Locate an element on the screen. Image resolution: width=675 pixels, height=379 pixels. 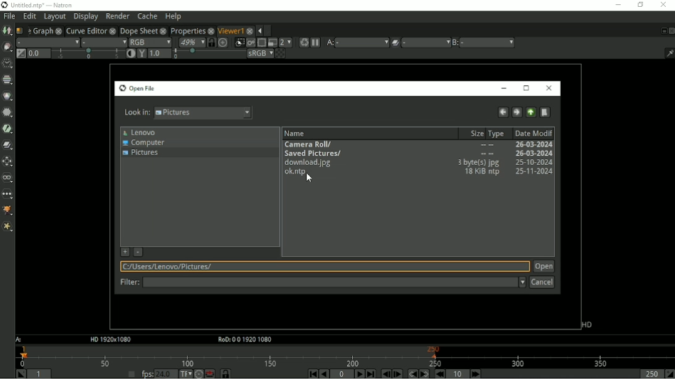
Open is located at coordinates (544, 266).